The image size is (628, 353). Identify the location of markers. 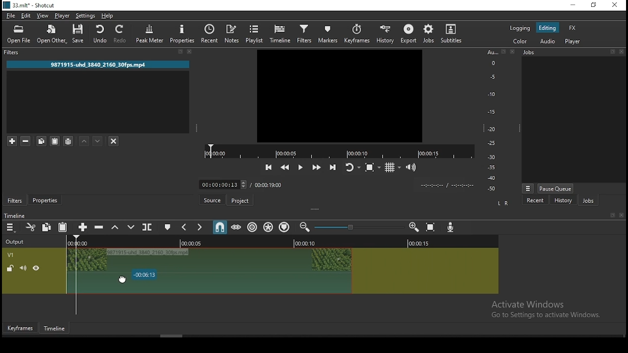
(329, 33).